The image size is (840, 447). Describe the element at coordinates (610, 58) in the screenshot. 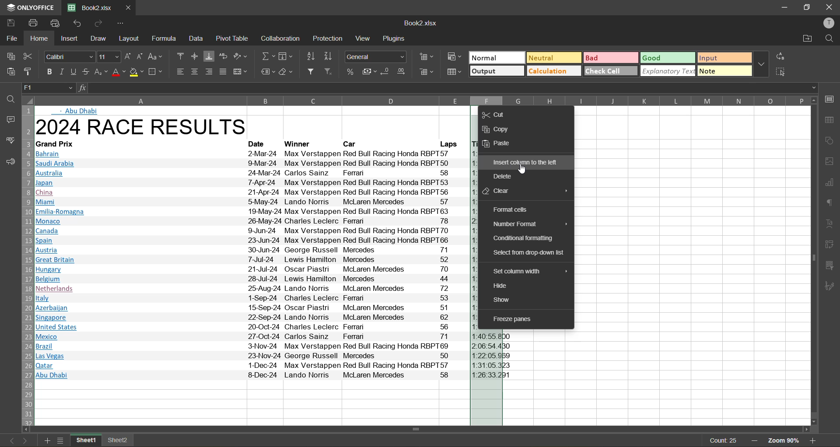

I see `bad` at that location.